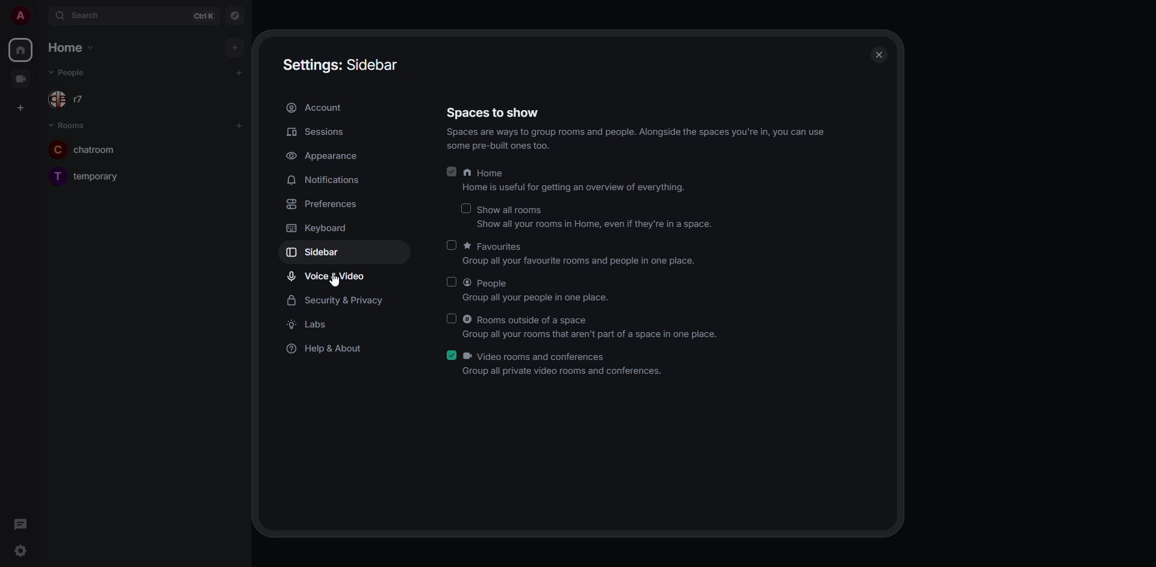 This screenshot has height=567, width=1156. I want to click on expand, so click(40, 16).